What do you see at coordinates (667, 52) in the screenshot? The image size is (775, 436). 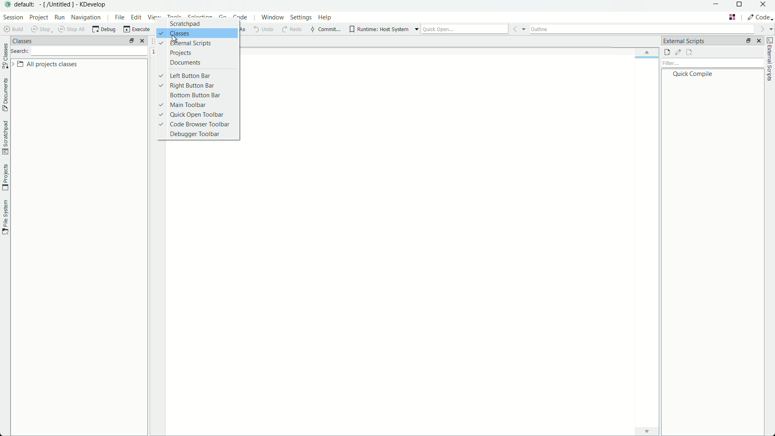 I see `add external script` at bounding box center [667, 52].